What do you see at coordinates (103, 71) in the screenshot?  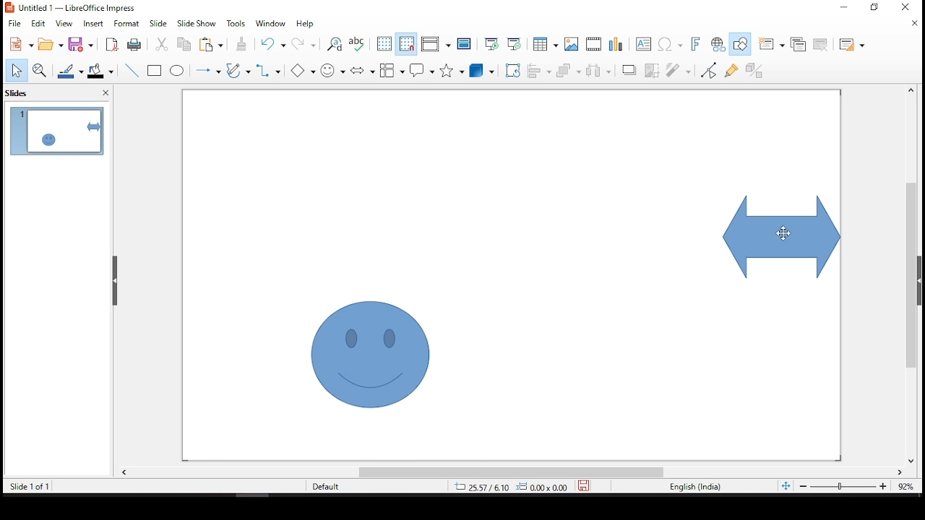 I see `fill color` at bounding box center [103, 71].